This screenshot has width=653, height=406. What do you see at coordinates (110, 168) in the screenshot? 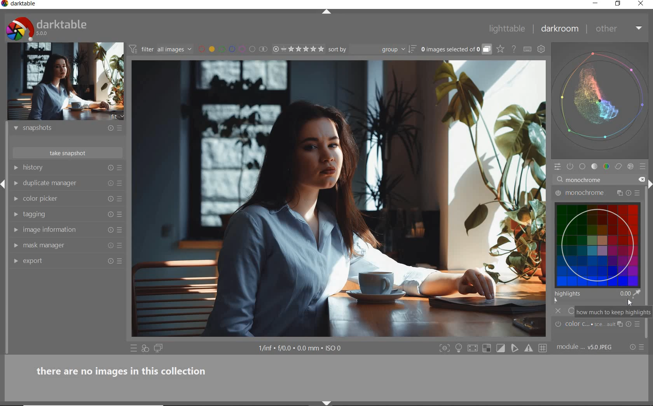
I see `reset` at bounding box center [110, 168].